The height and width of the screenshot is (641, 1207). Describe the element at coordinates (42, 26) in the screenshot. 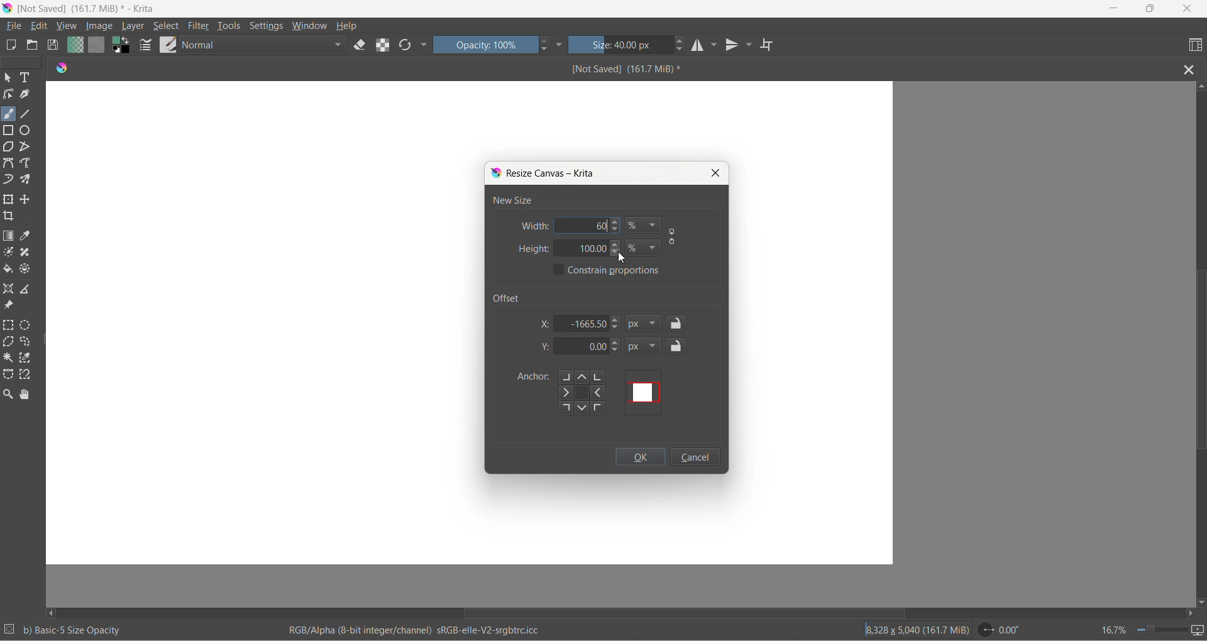

I see `edit` at that location.